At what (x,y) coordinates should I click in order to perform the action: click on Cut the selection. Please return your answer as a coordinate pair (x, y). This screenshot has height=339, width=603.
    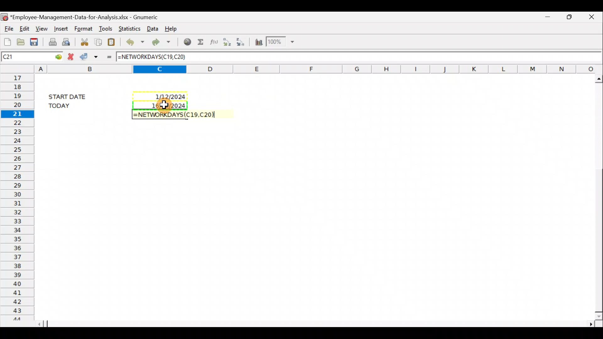
    Looking at the image, I should click on (84, 41).